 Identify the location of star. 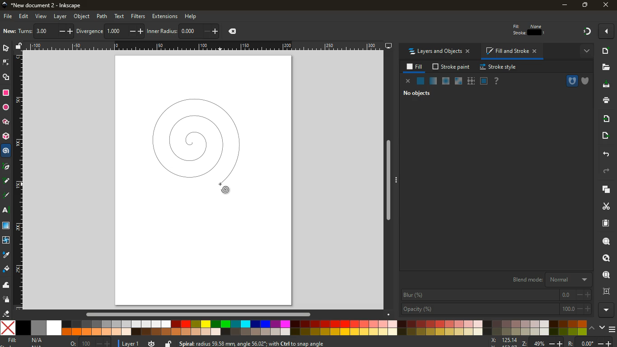
(5, 122).